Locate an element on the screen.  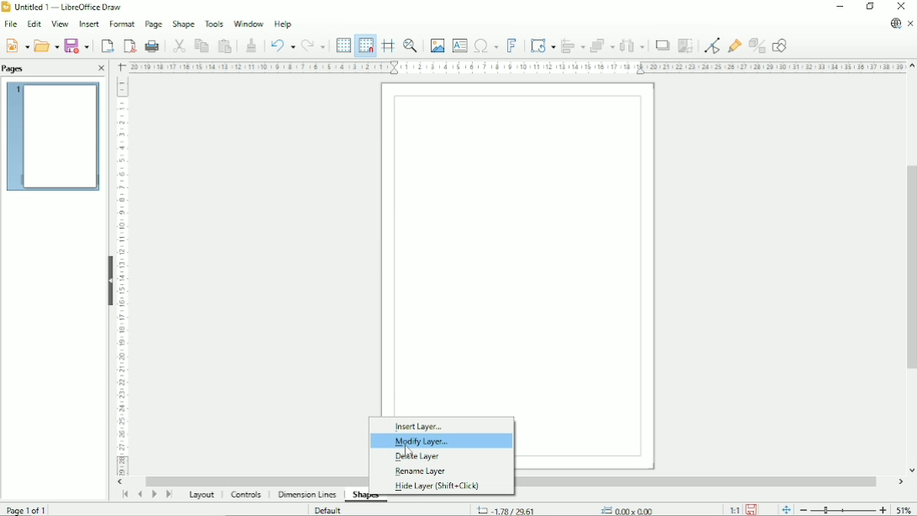
Vertical scrollbar is located at coordinates (911, 267).